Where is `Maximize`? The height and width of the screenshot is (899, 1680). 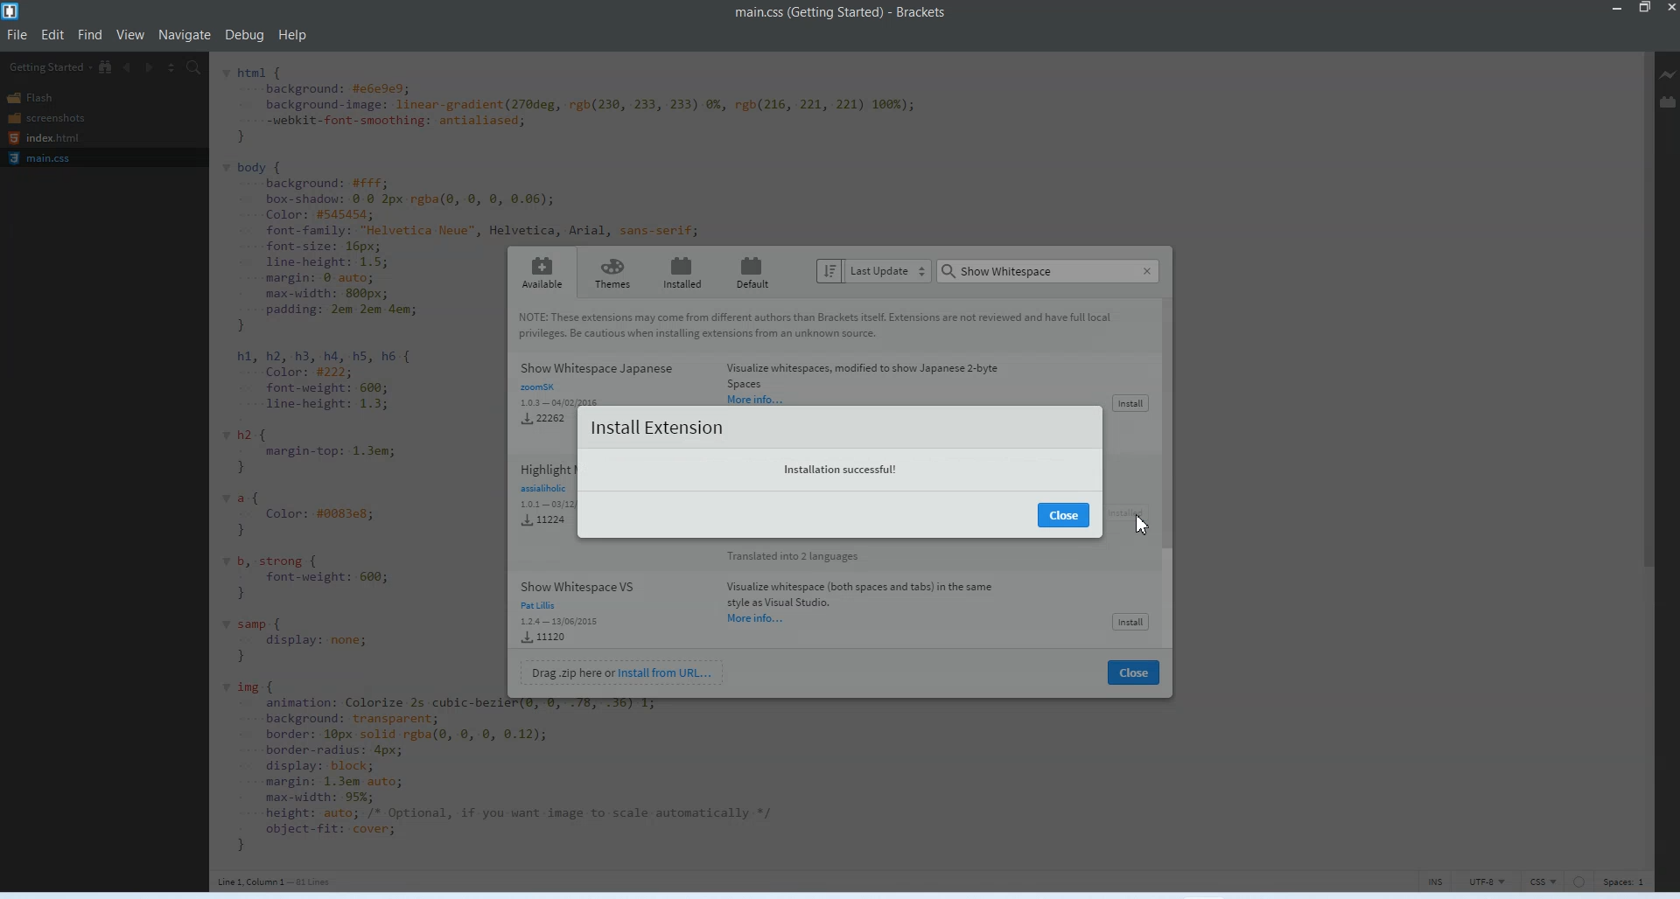
Maximize is located at coordinates (1645, 9).